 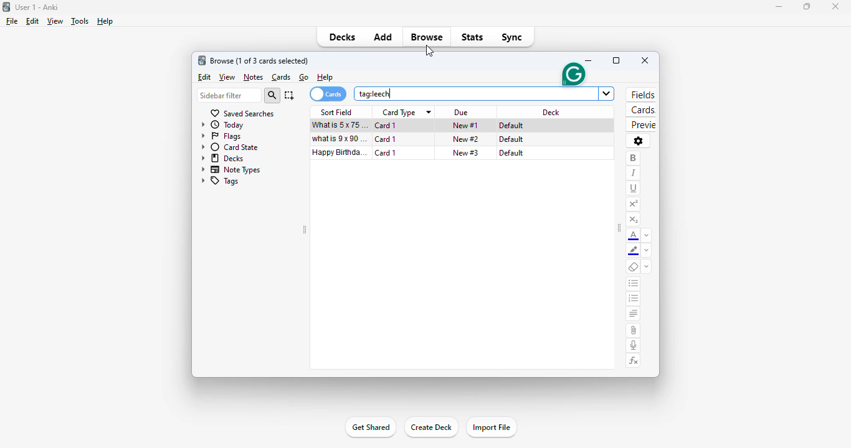 What do you see at coordinates (639, 142) in the screenshot?
I see `options` at bounding box center [639, 142].